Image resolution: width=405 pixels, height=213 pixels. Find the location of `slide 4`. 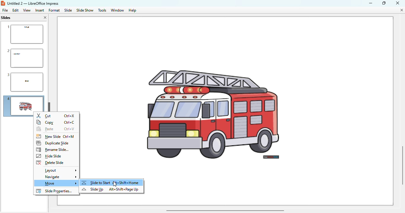

slide 4 is located at coordinates (18, 107).